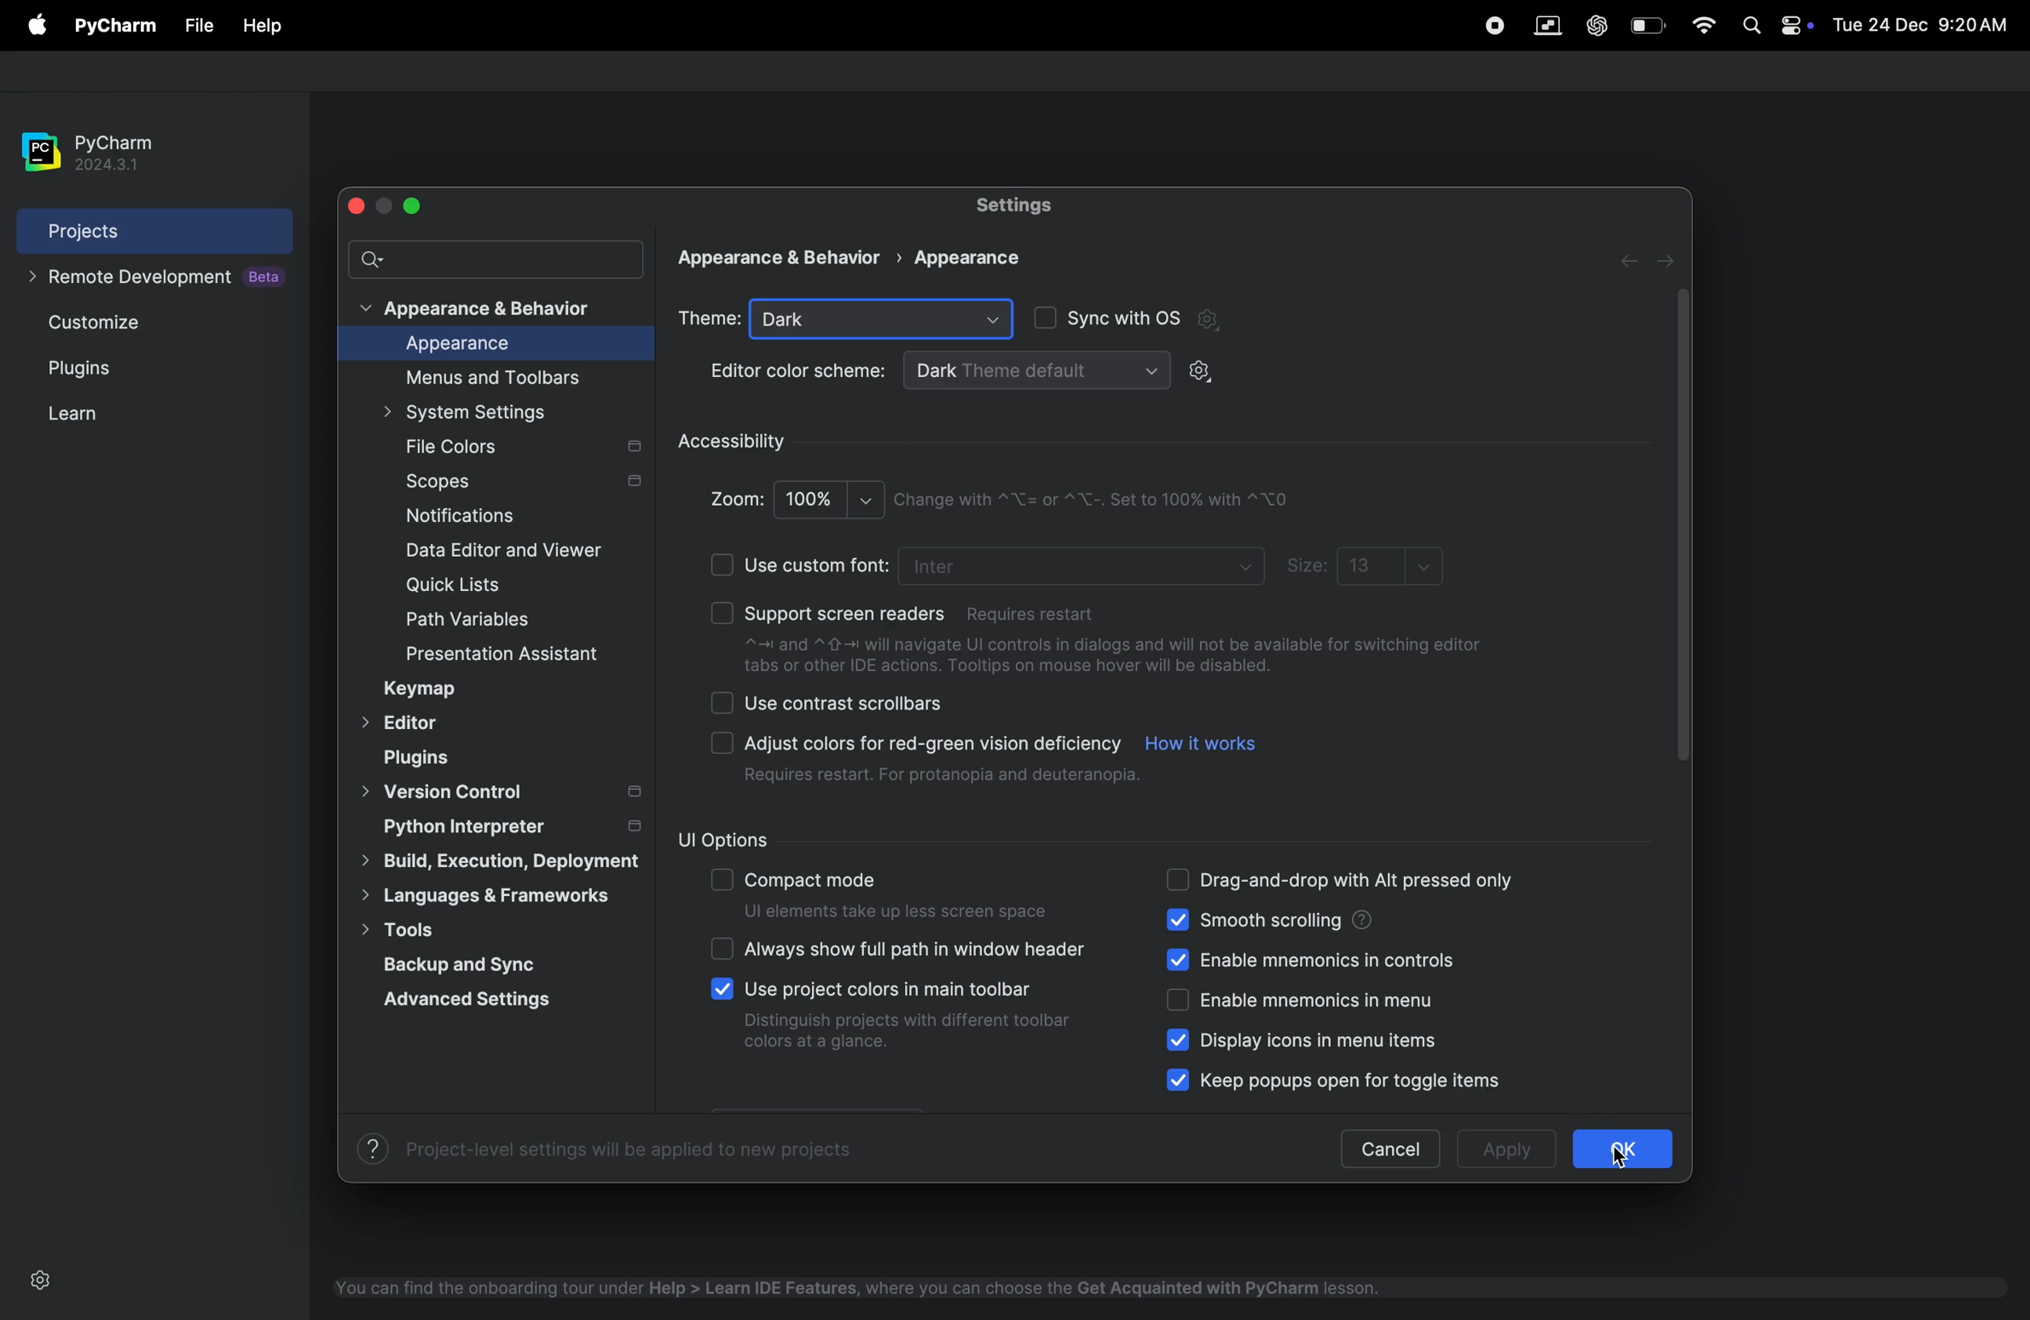 The image size is (2030, 1320). What do you see at coordinates (1367, 1078) in the screenshot?
I see `keep poppup for toggle items` at bounding box center [1367, 1078].